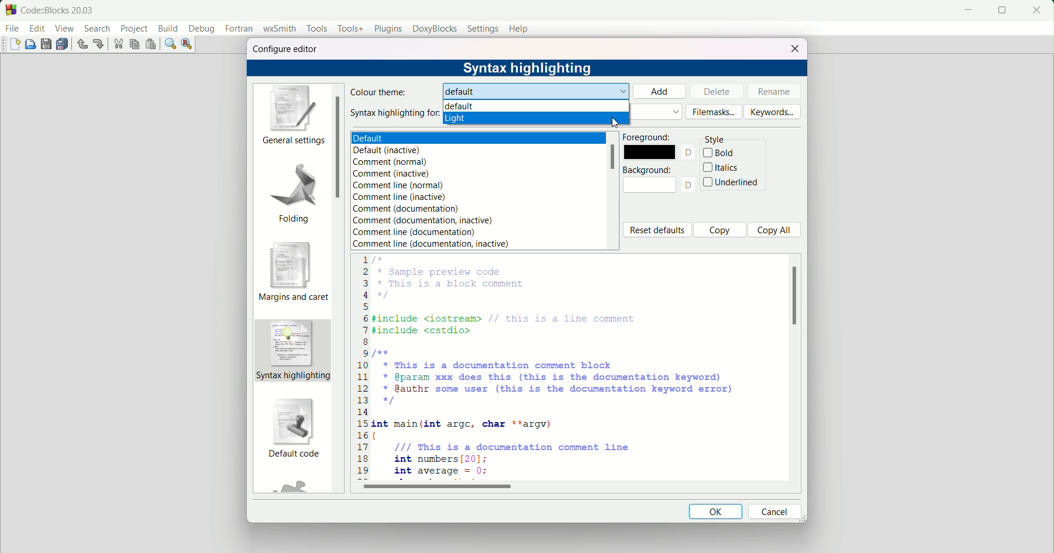 The height and width of the screenshot is (553, 1054). What do you see at coordinates (657, 230) in the screenshot?
I see `reset defaults` at bounding box center [657, 230].